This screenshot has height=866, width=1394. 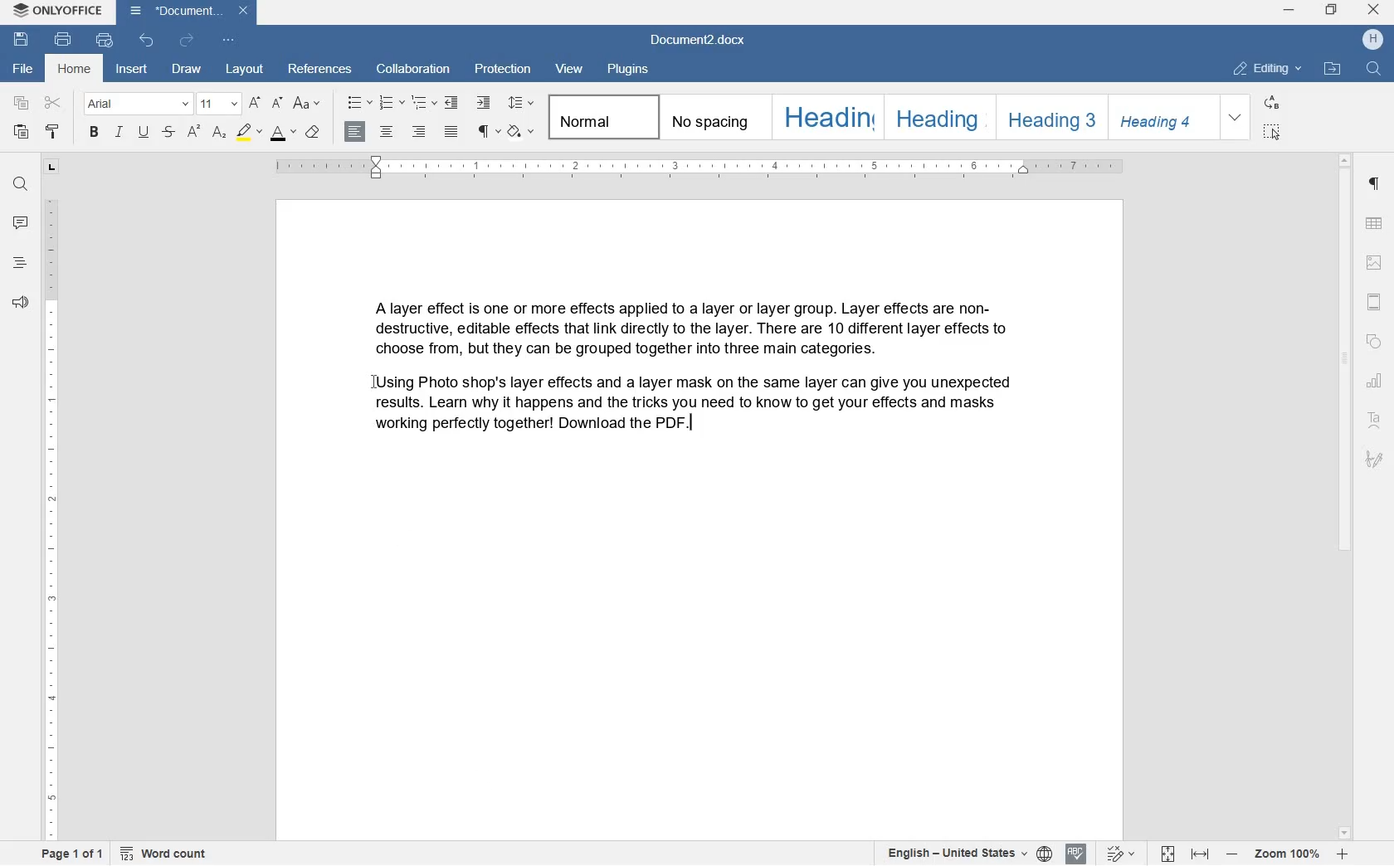 I want to click on INSERT, so click(x=133, y=71).